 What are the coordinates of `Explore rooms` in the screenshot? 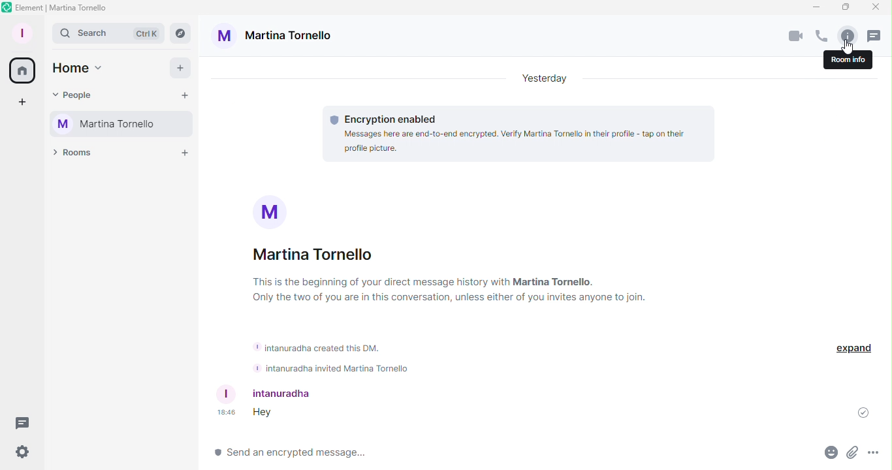 It's located at (181, 33).